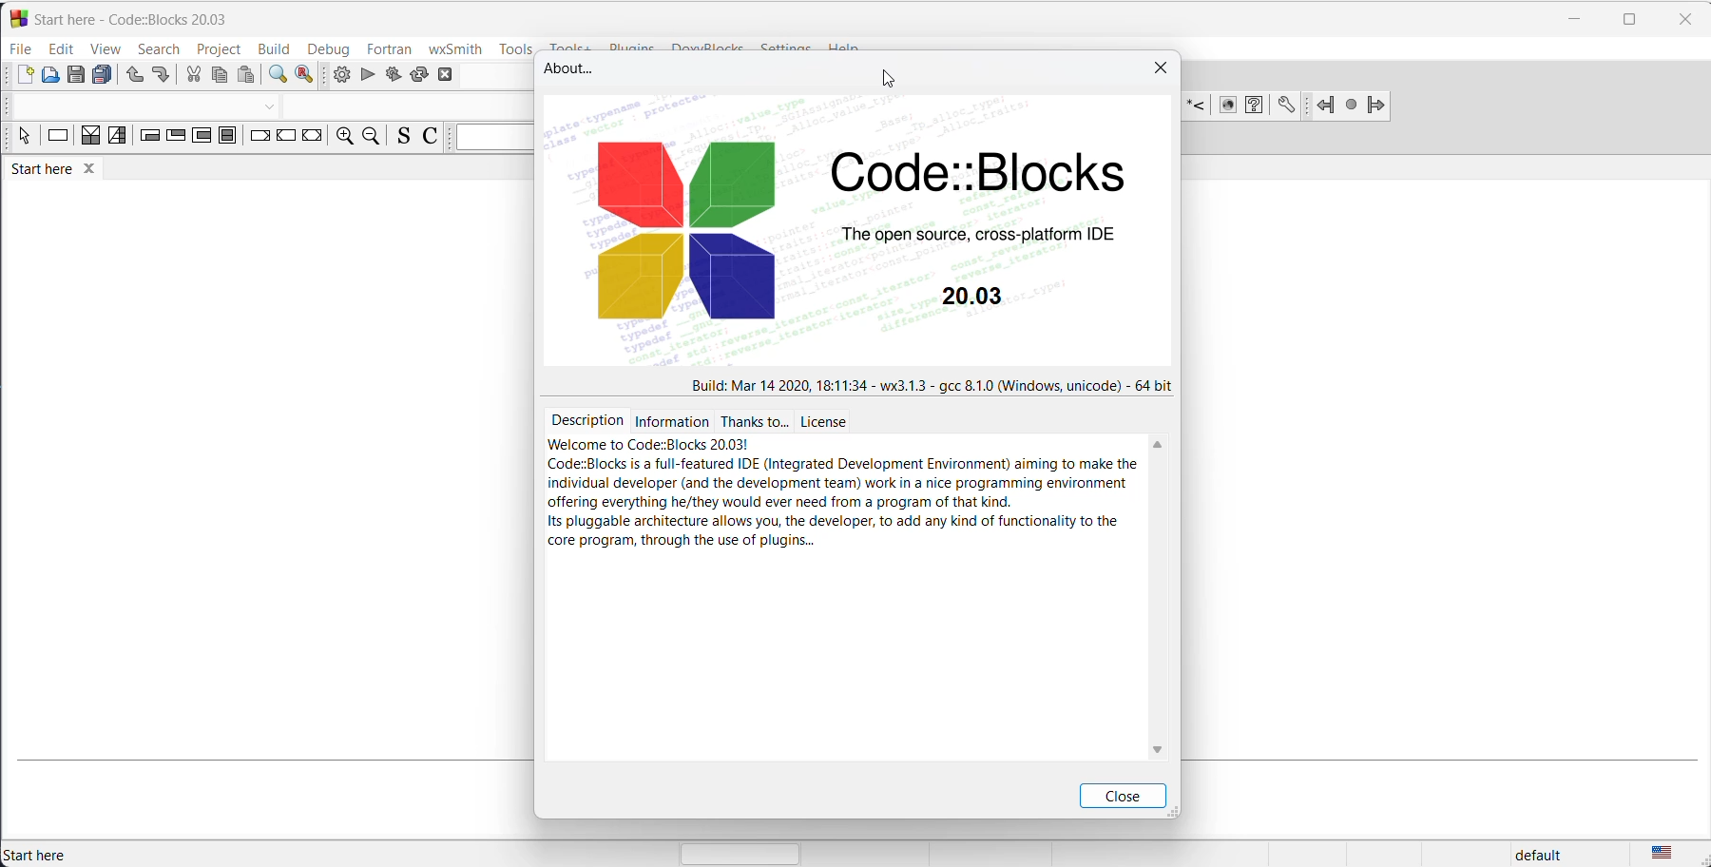 This screenshot has height=867, width=1711. I want to click on selection, so click(118, 139).